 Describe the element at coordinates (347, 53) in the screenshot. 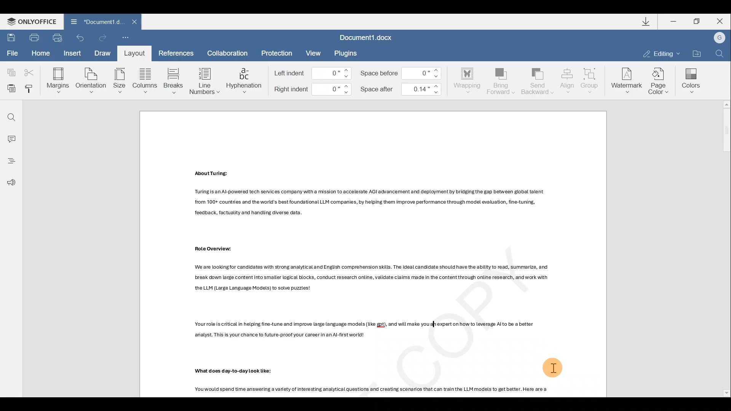

I see `Plugins` at that location.